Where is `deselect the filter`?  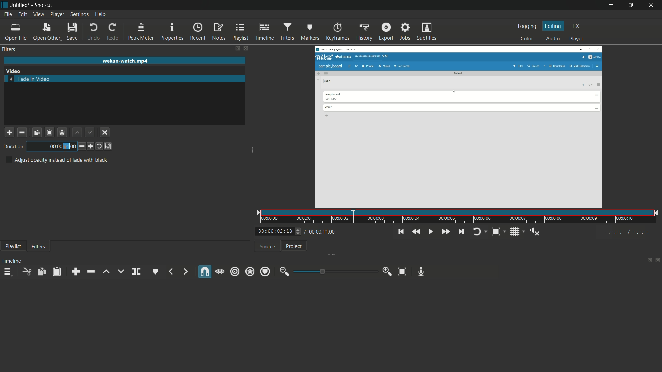
deselect the filter is located at coordinates (105, 133).